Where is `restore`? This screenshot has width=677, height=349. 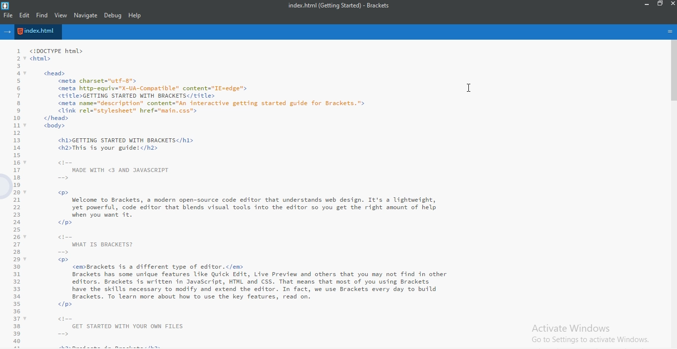
restore is located at coordinates (661, 4).